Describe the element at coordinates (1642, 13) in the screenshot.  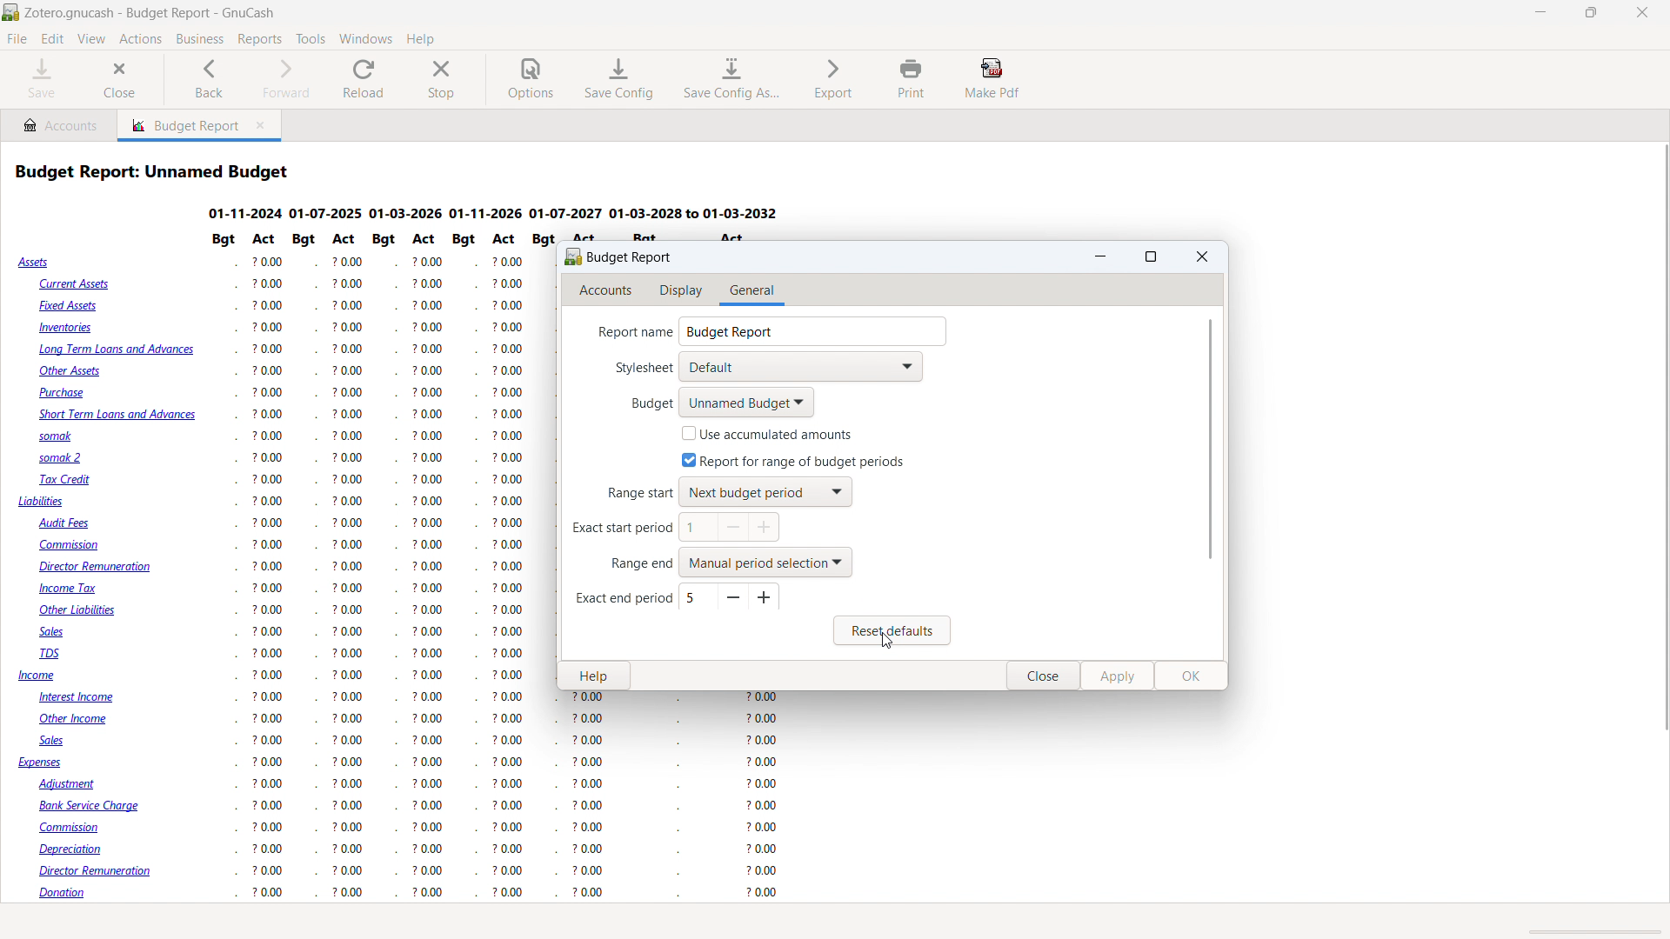
I see `close` at that location.